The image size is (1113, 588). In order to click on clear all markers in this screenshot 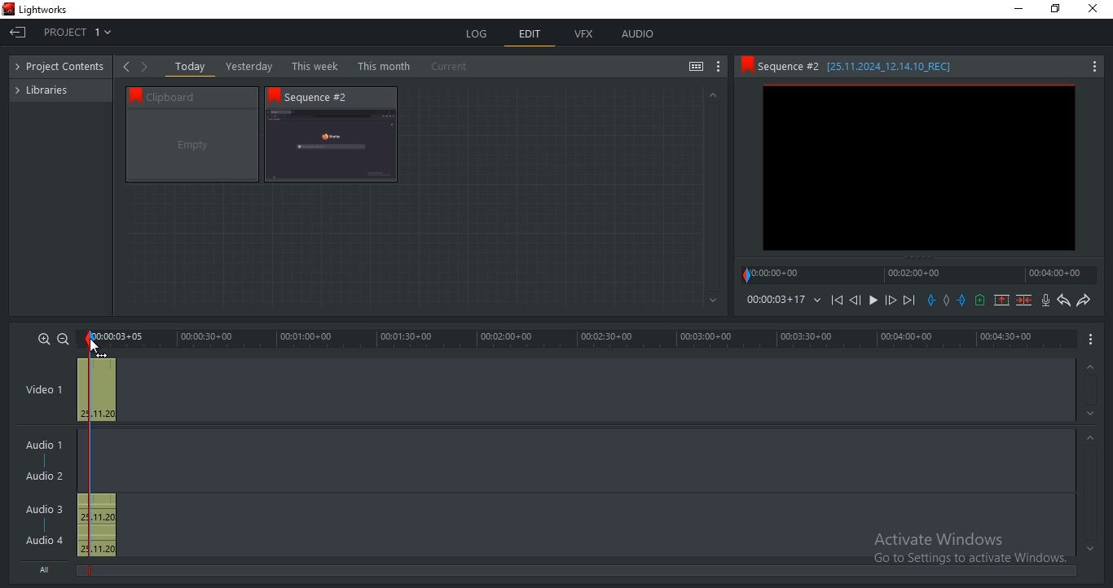, I will do `click(949, 304)`.